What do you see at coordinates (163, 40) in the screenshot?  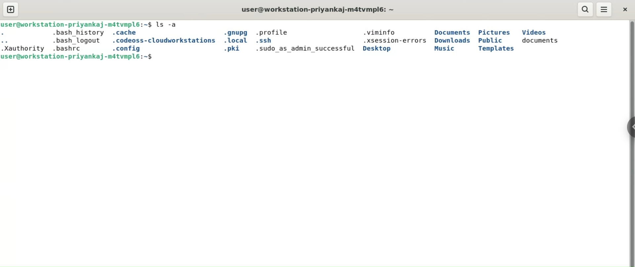 I see `.cideoss-cloudworkstaations` at bounding box center [163, 40].